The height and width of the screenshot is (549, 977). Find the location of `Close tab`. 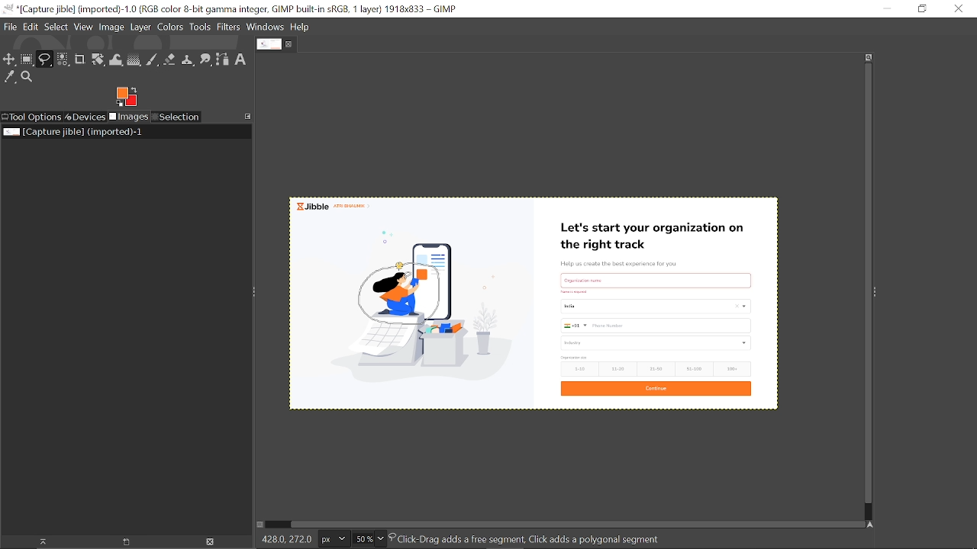

Close tab is located at coordinates (291, 44).